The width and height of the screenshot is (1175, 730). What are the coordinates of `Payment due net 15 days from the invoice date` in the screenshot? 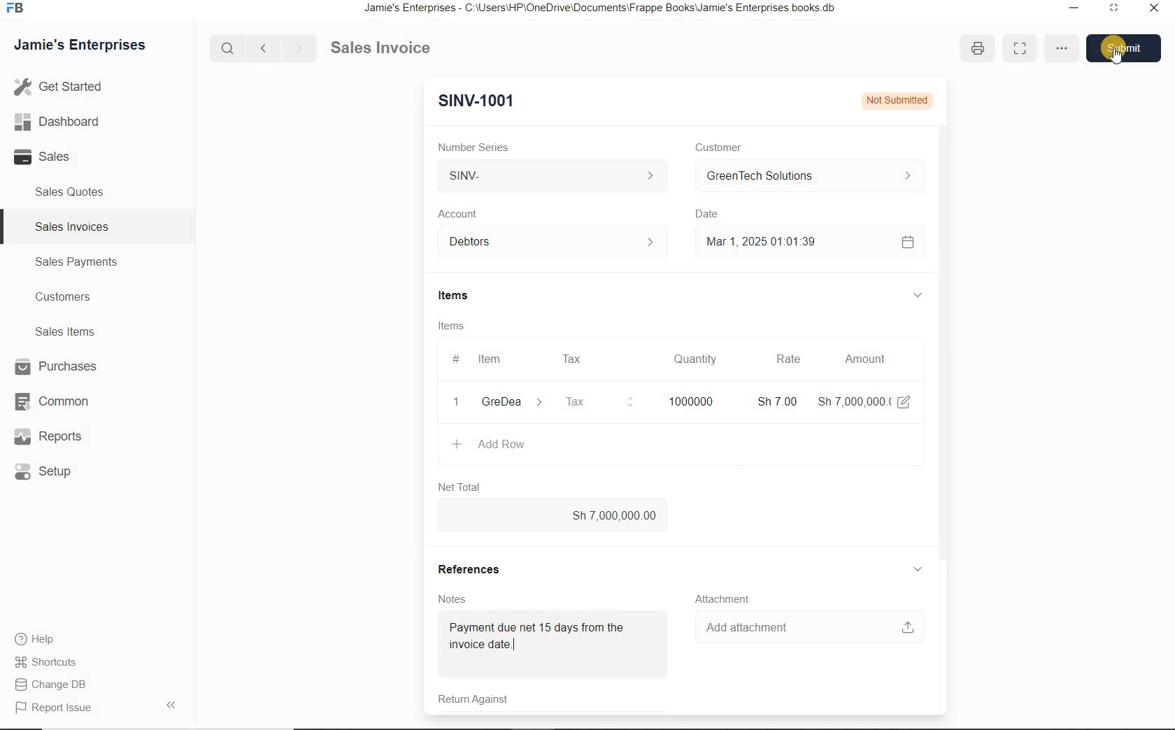 It's located at (549, 639).